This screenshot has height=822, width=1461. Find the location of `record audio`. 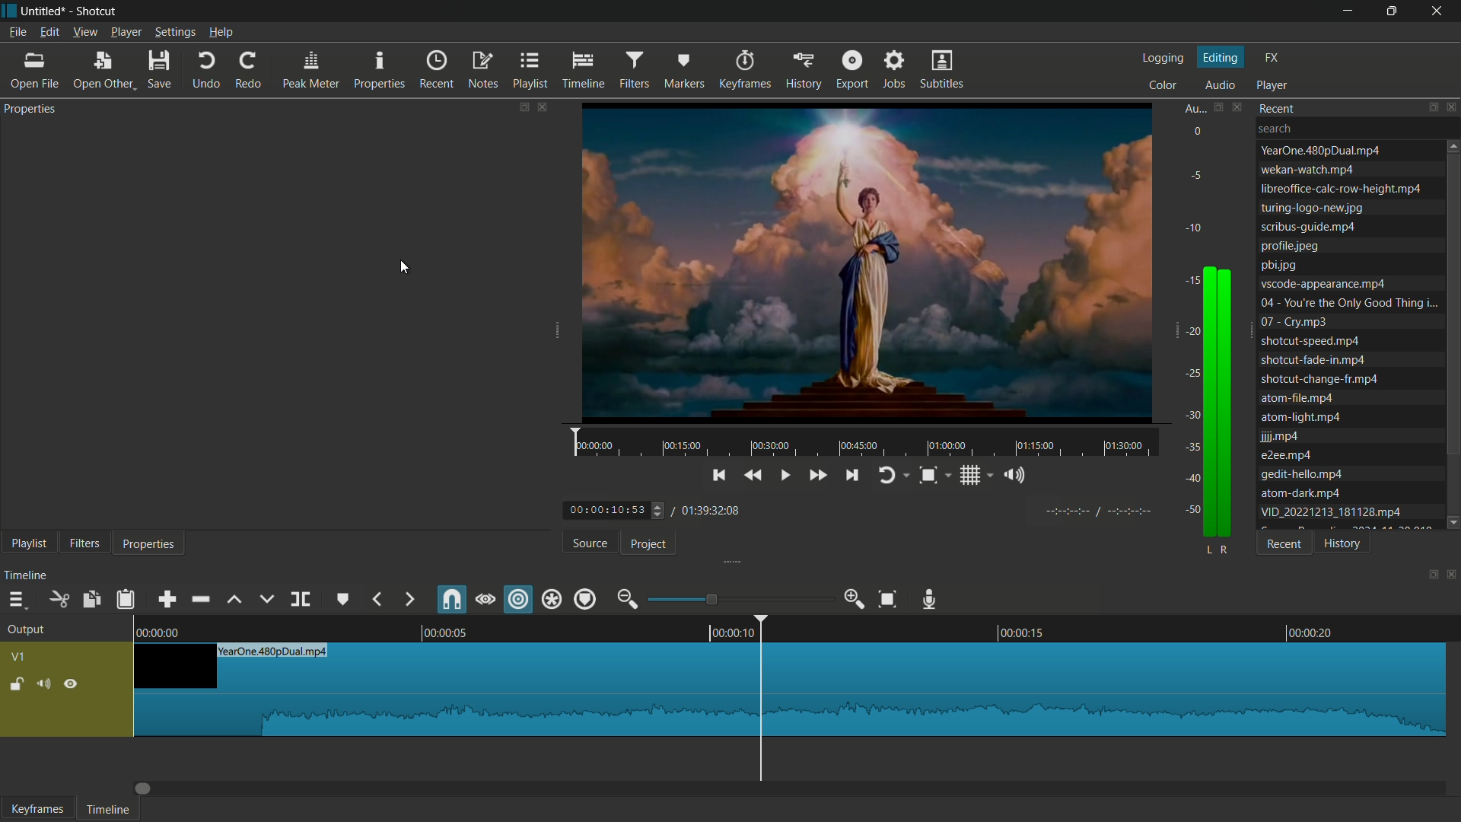

record audio is located at coordinates (932, 600).